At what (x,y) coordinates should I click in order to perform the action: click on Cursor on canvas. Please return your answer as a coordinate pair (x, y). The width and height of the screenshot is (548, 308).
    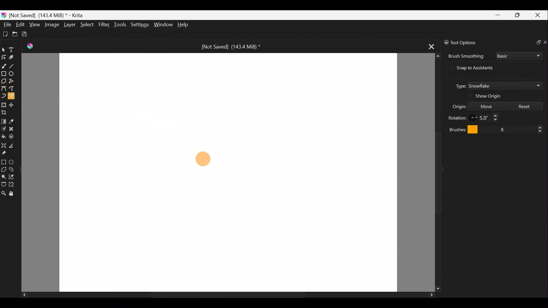
    Looking at the image, I should click on (202, 159).